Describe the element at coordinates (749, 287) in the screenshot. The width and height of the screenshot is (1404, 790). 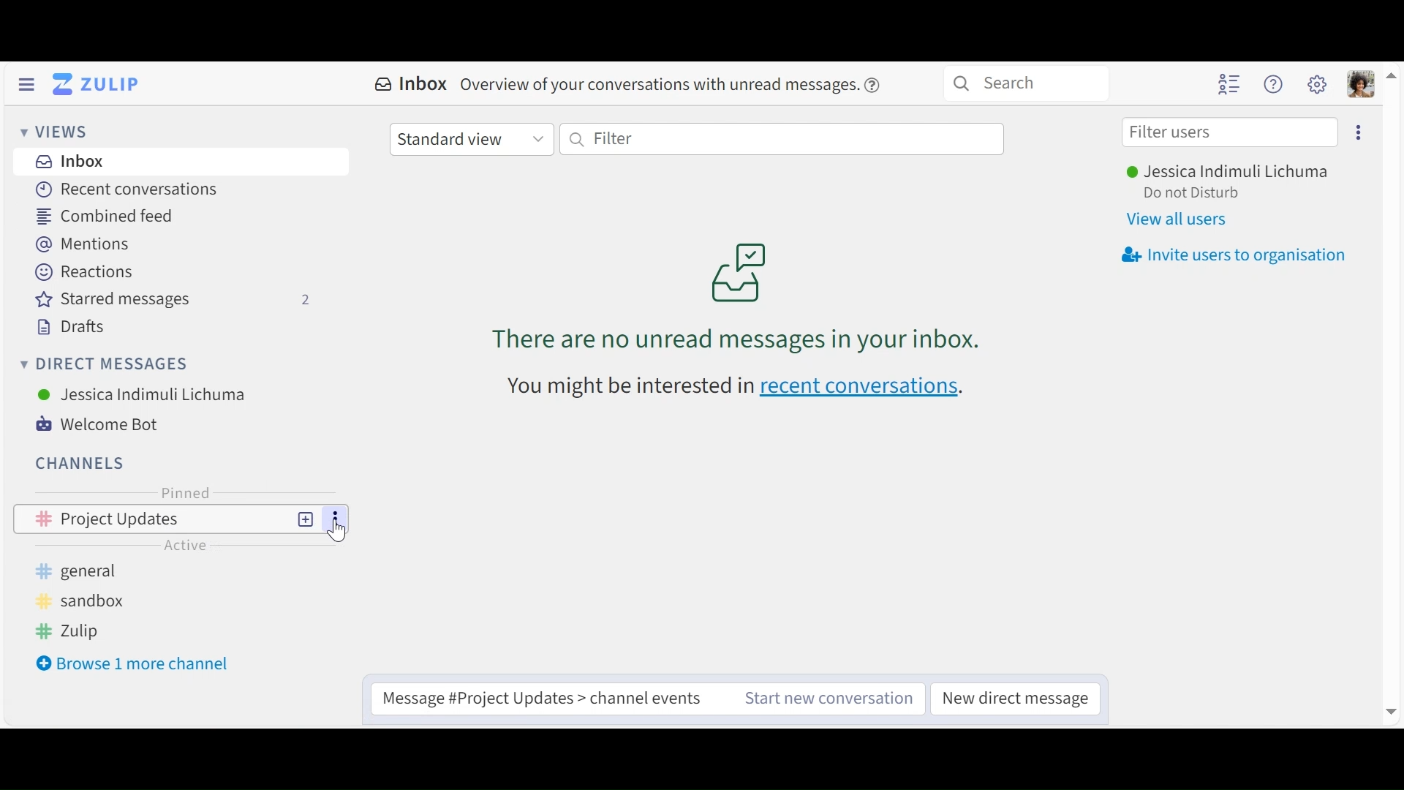
I see `no unread messages in your inbox` at that location.